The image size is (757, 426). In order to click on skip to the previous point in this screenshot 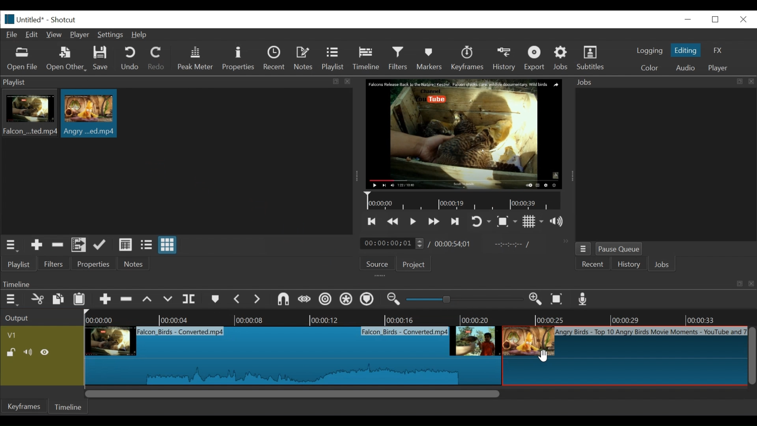, I will do `click(372, 222)`.